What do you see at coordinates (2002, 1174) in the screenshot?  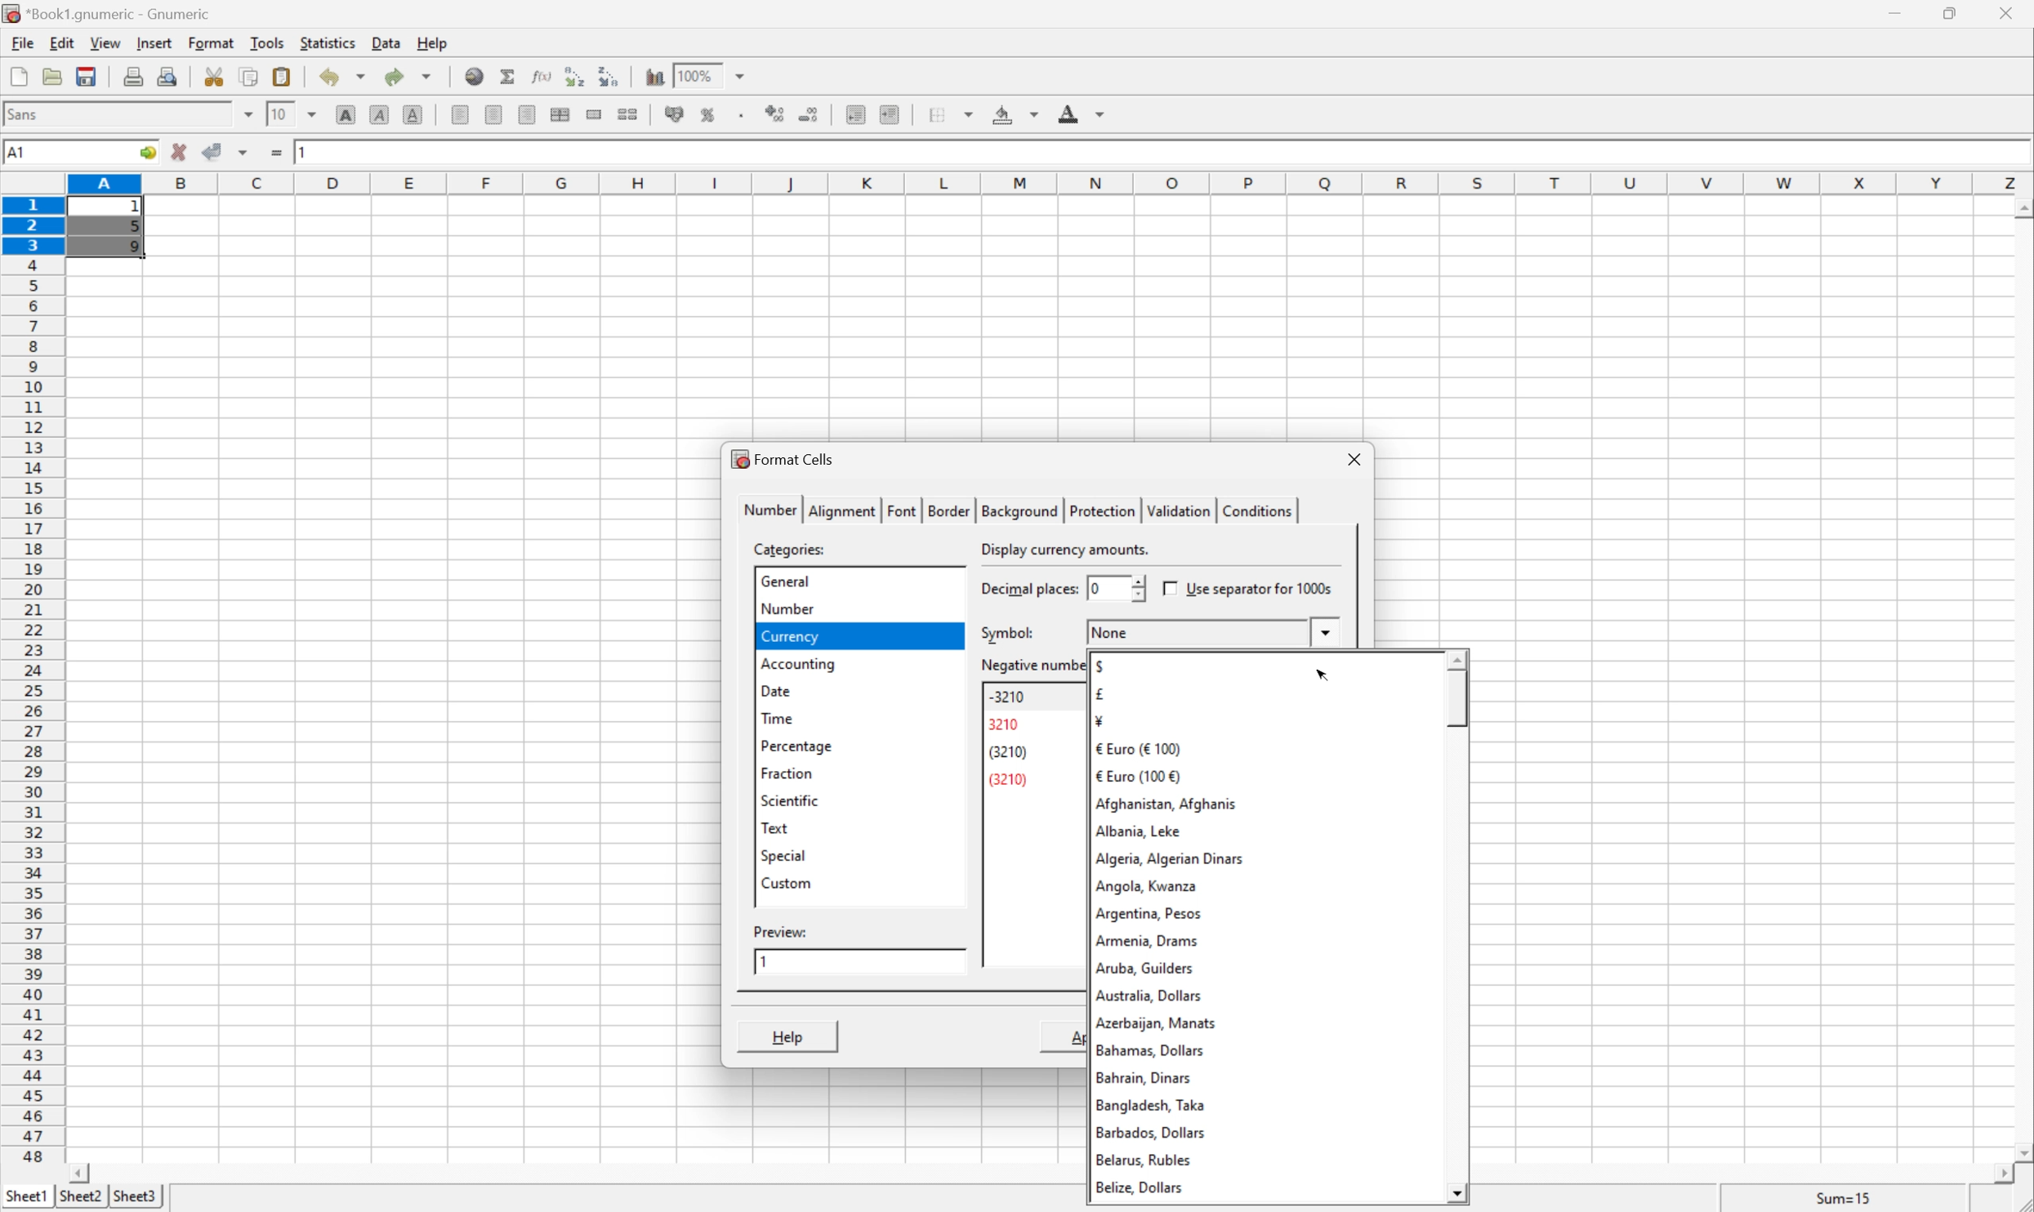 I see `scroll right` at bounding box center [2002, 1174].